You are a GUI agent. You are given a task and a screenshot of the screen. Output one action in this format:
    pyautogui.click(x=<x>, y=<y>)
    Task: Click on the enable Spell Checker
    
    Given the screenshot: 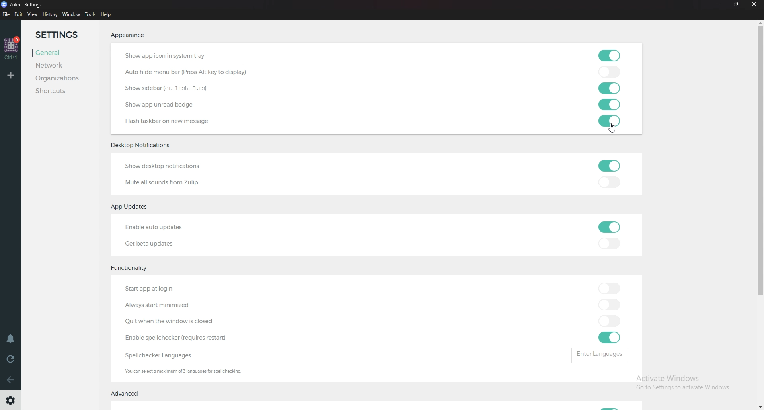 What is the action you would take?
    pyautogui.click(x=182, y=338)
    